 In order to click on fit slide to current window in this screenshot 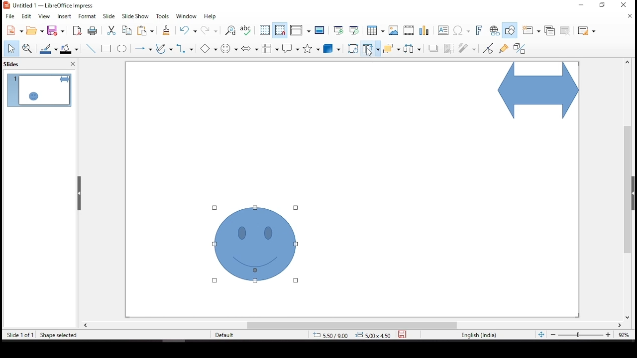, I will do `click(541, 334)`.